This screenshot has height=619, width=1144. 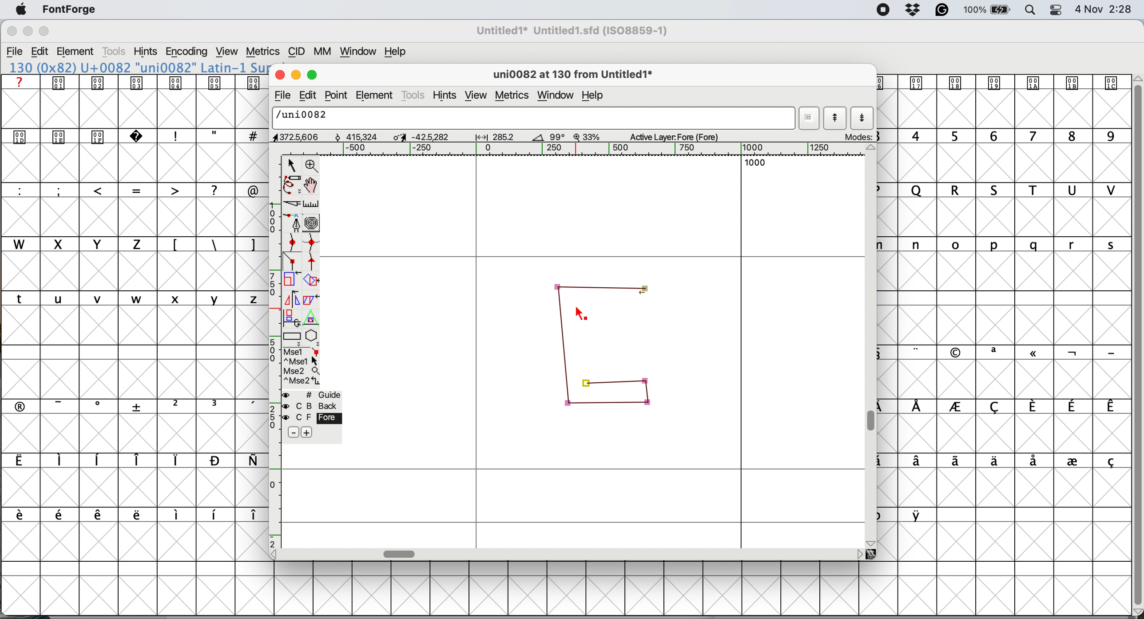 I want to click on file, so click(x=15, y=52).